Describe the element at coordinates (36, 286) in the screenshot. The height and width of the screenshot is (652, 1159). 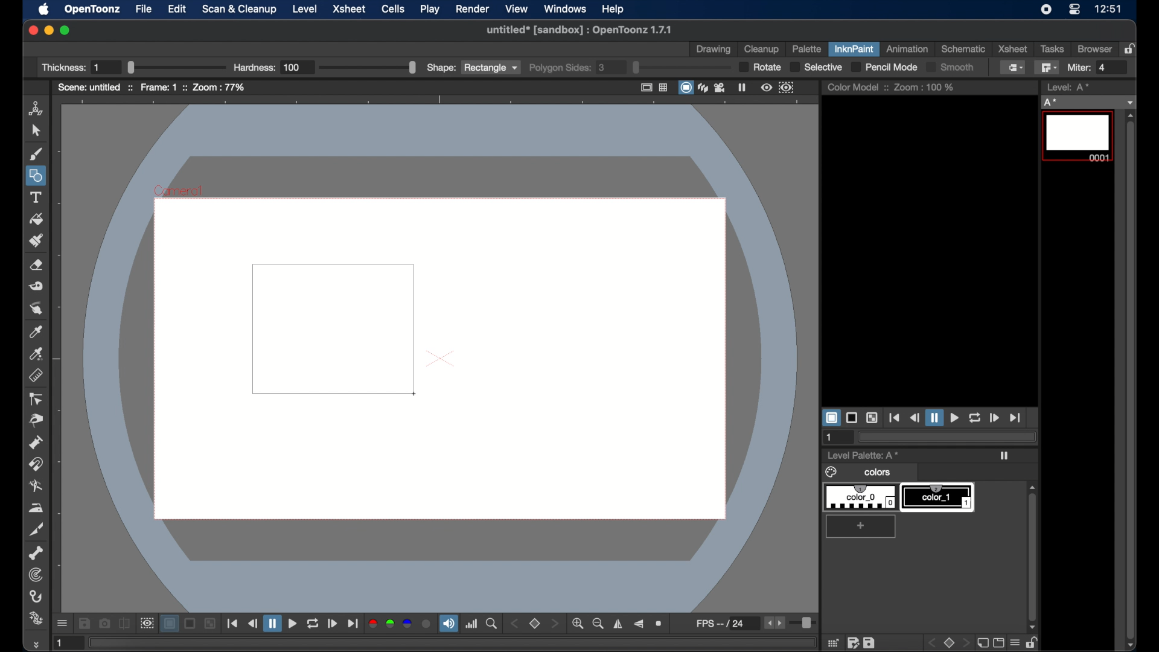
I see `tape tool` at that location.